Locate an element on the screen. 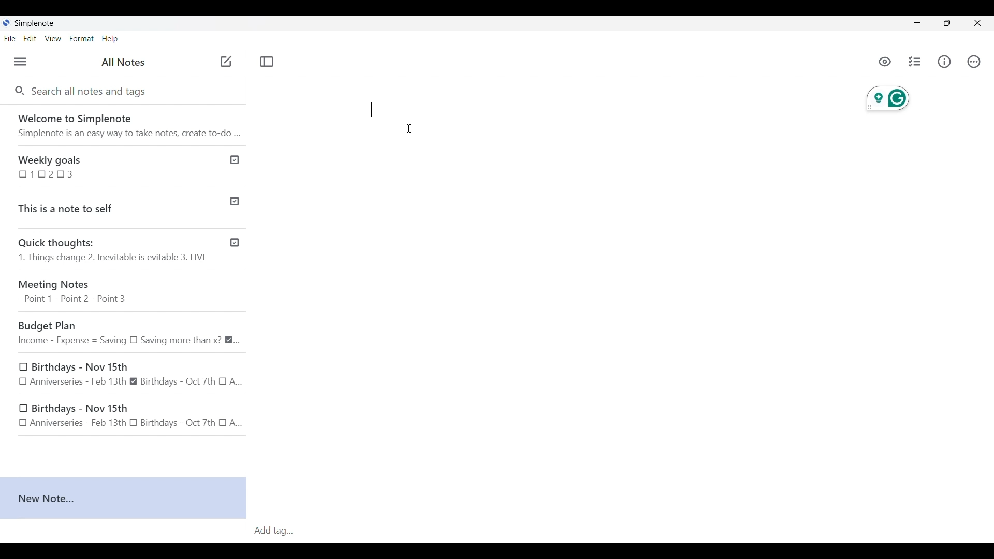 This screenshot has width=994, height=559. Menu is located at coordinates (20, 62).